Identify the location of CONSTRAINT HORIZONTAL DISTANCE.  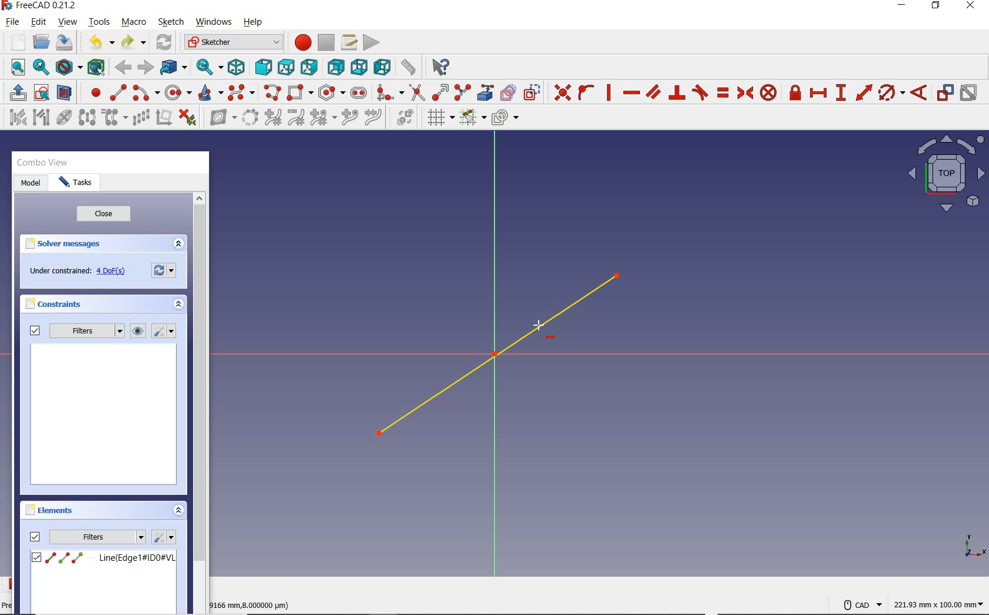
(818, 94).